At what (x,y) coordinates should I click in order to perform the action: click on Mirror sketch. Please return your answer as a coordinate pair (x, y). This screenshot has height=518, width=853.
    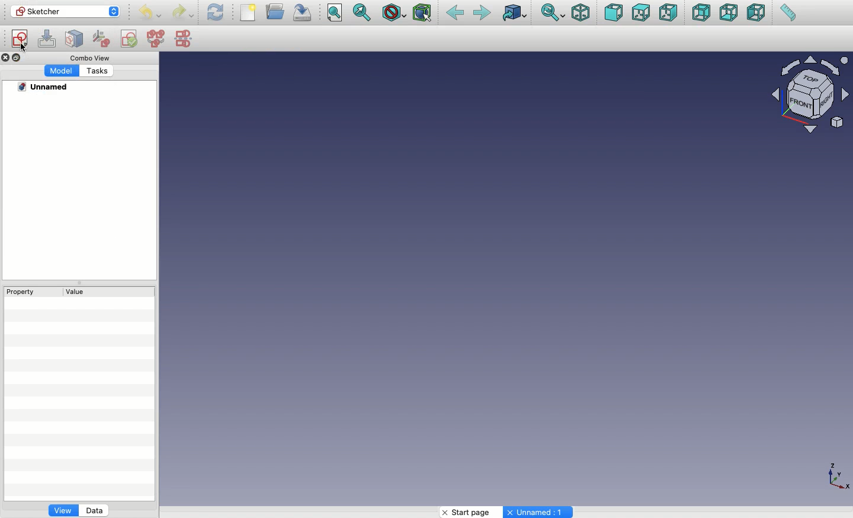
    Looking at the image, I should click on (184, 38).